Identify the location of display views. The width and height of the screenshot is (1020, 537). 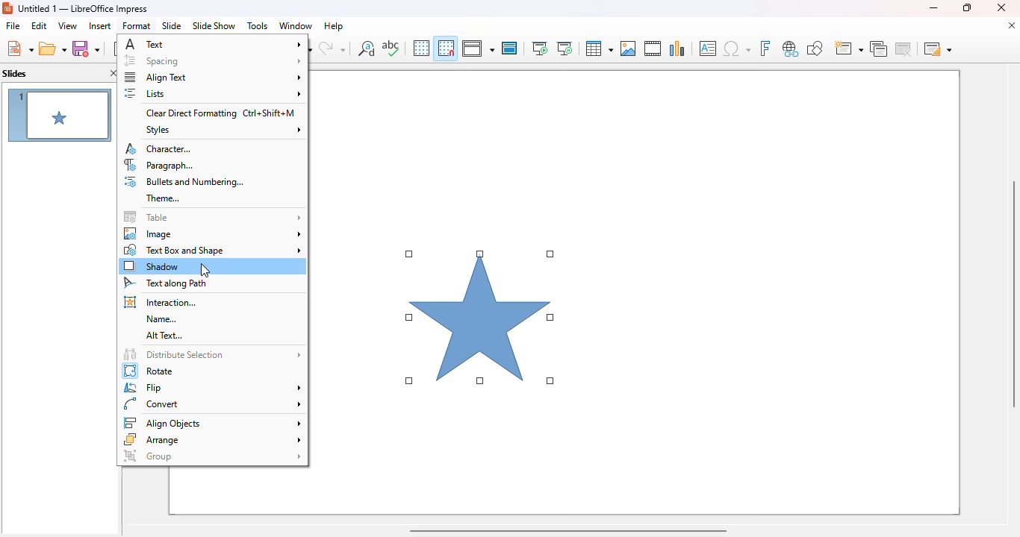
(478, 48).